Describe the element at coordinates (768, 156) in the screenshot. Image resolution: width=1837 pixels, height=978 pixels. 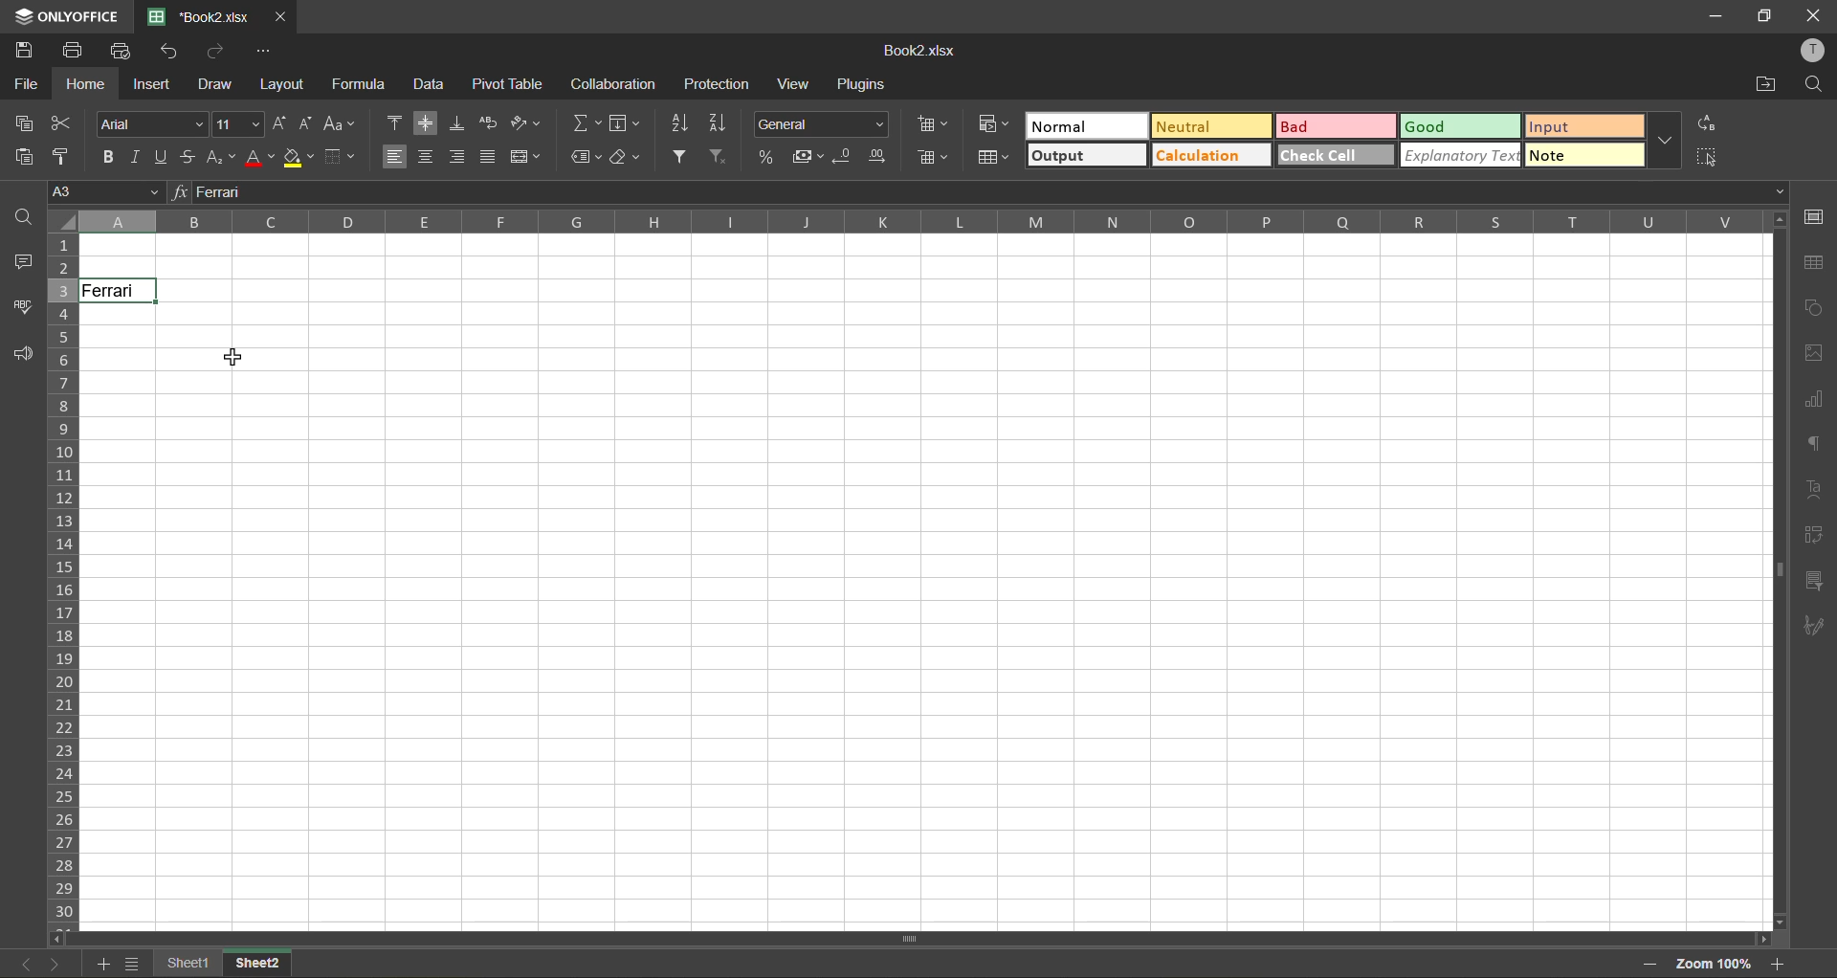
I see `percent` at that location.